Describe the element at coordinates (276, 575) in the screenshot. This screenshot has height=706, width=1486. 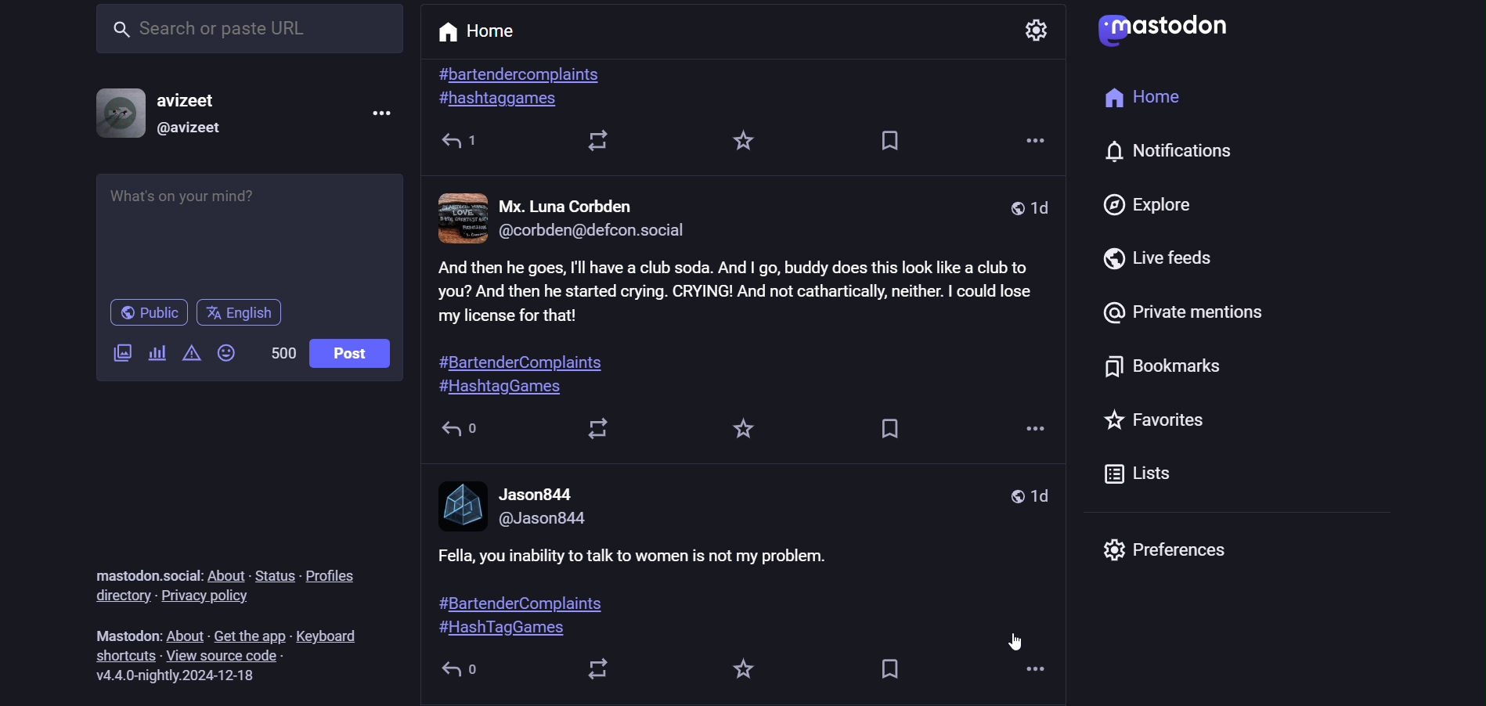
I see `status` at that location.